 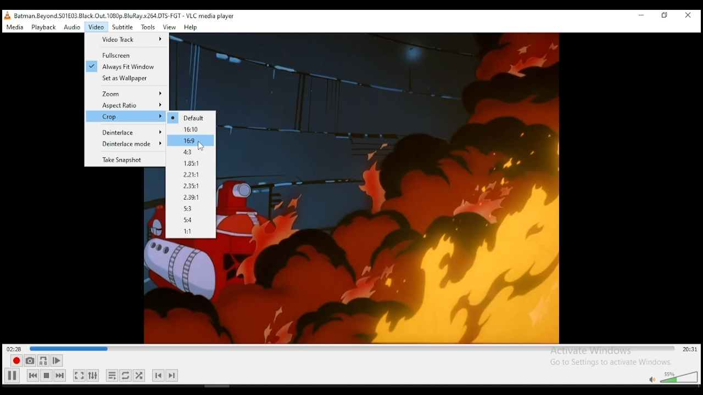 What do you see at coordinates (158, 375) in the screenshot?
I see `previous chapter` at bounding box center [158, 375].